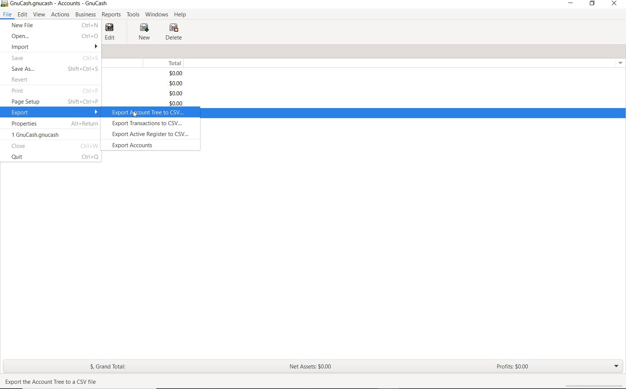  What do you see at coordinates (23, 15) in the screenshot?
I see `EDIT` at bounding box center [23, 15].